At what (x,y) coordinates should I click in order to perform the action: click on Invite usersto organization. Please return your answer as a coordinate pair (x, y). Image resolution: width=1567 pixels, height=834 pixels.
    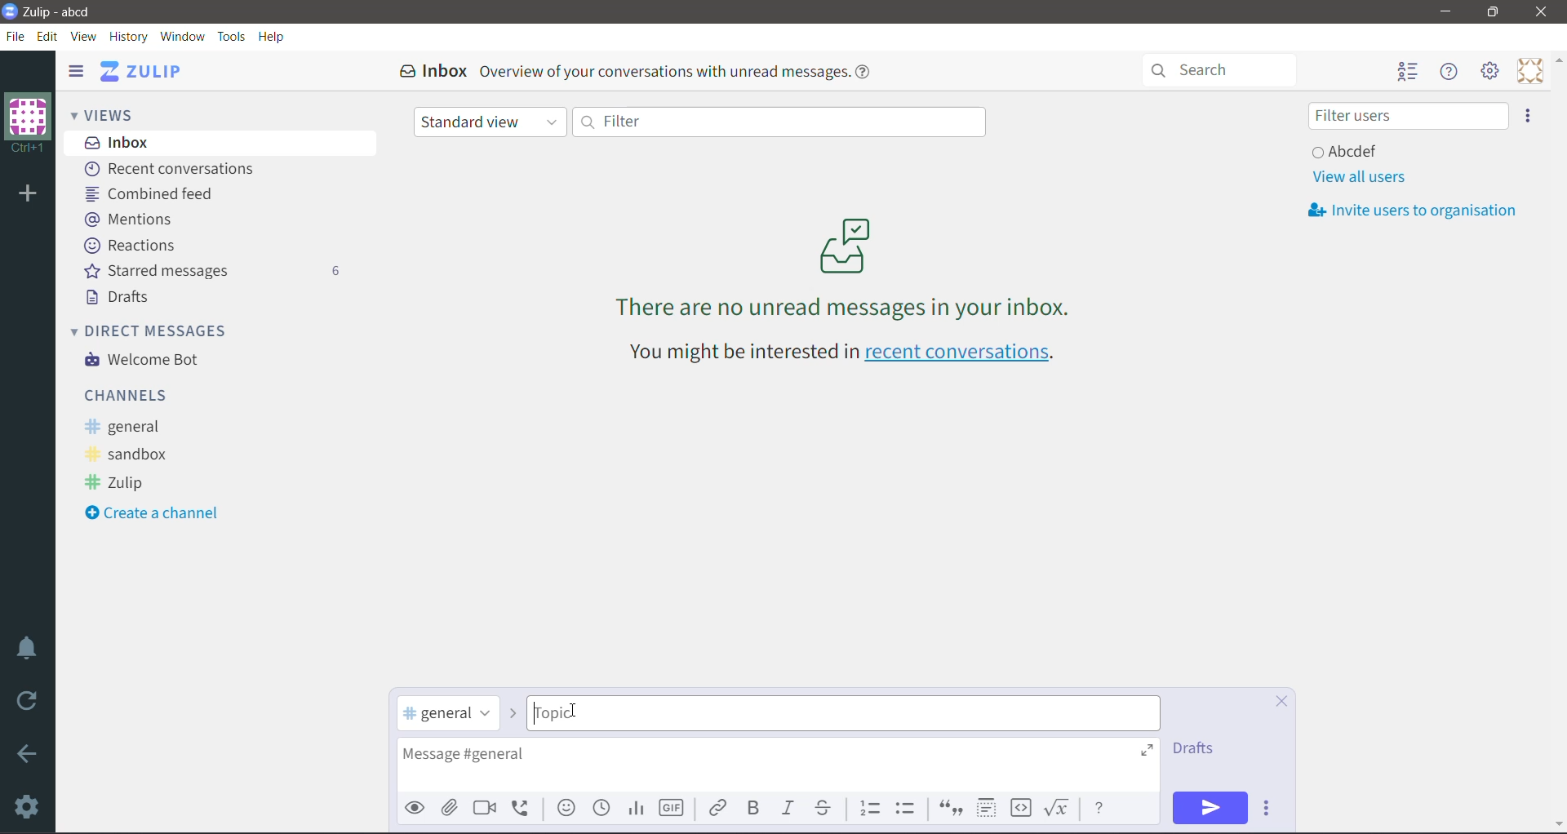
    Looking at the image, I should click on (1418, 211).